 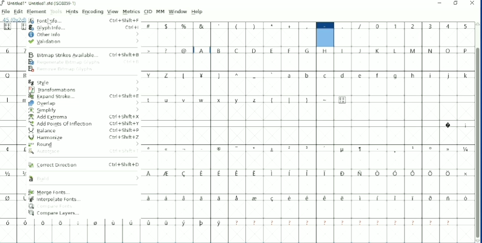 What do you see at coordinates (255, 27) in the screenshot?
I see `Symbols` at bounding box center [255, 27].